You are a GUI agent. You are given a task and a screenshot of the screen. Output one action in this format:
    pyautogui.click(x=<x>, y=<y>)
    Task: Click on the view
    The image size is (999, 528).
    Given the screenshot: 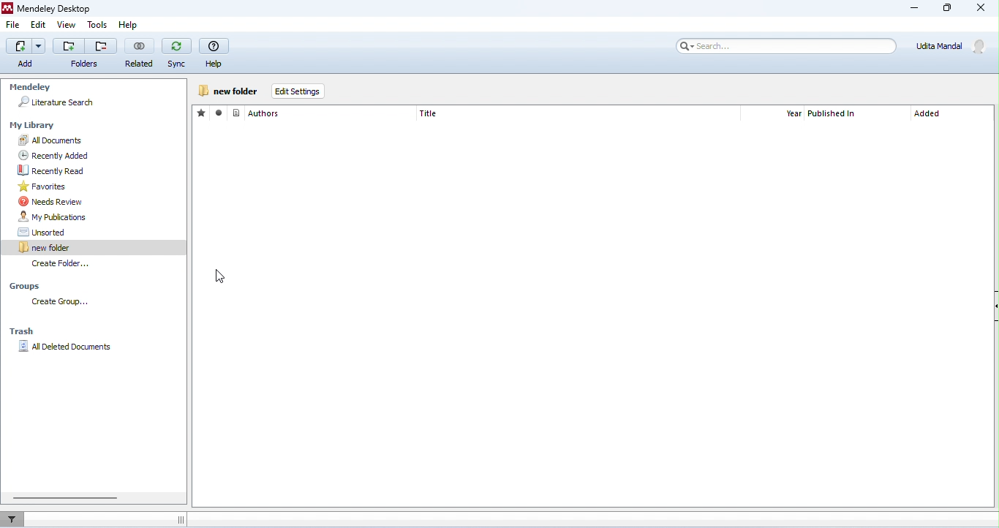 What is the action you would take?
    pyautogui.click(x=66, y=25)
    